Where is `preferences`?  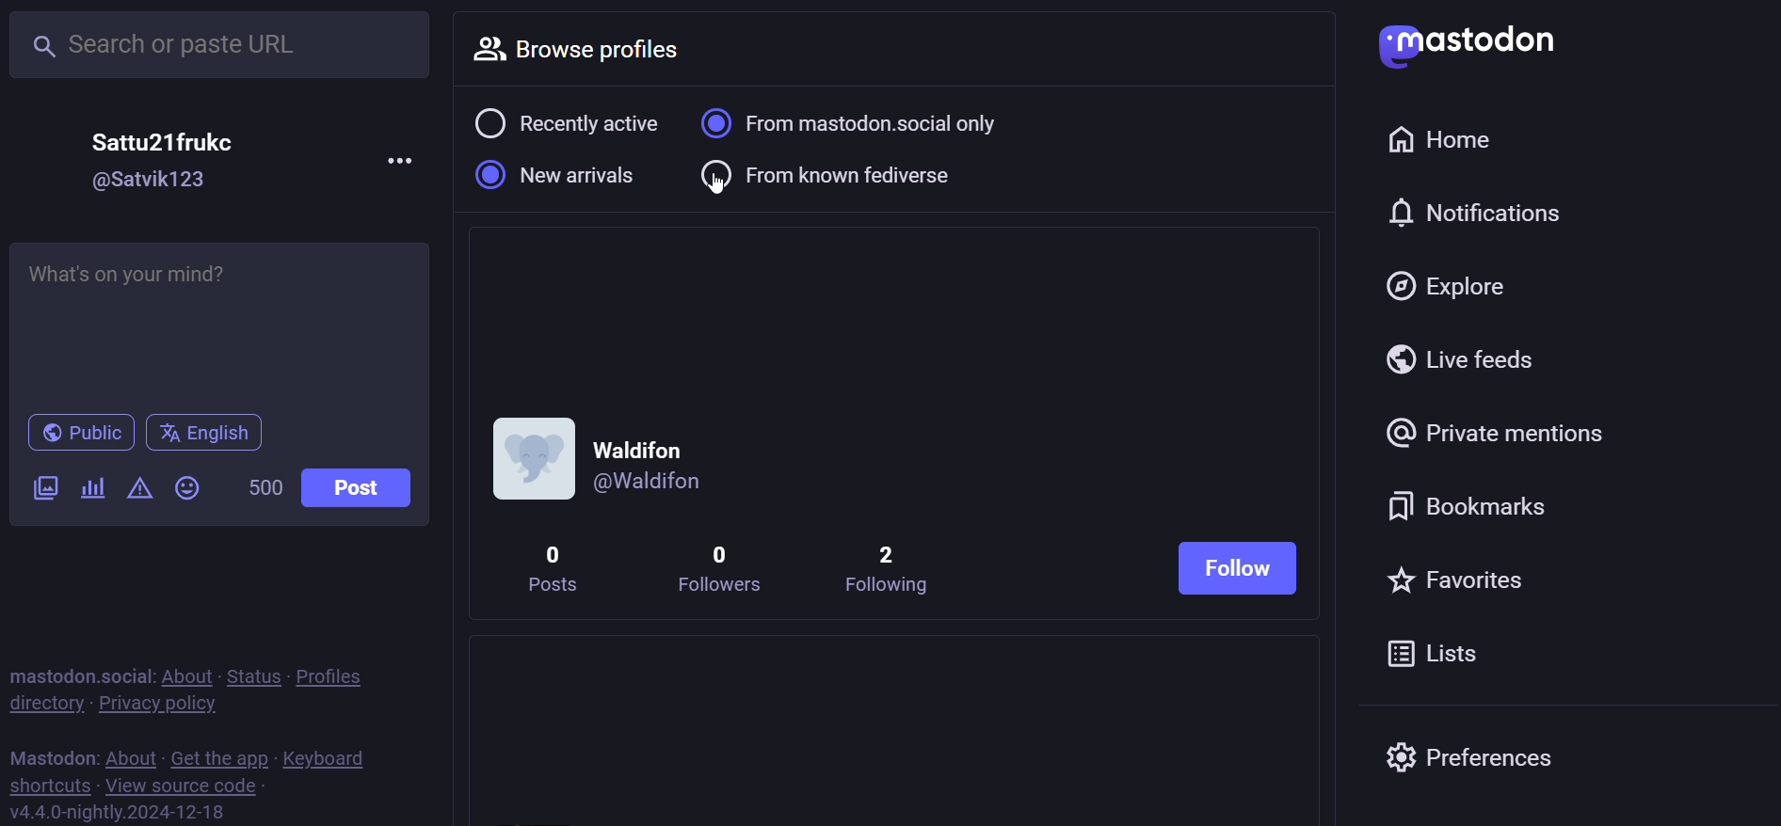 preferences is located at coordinates (1482, 759).